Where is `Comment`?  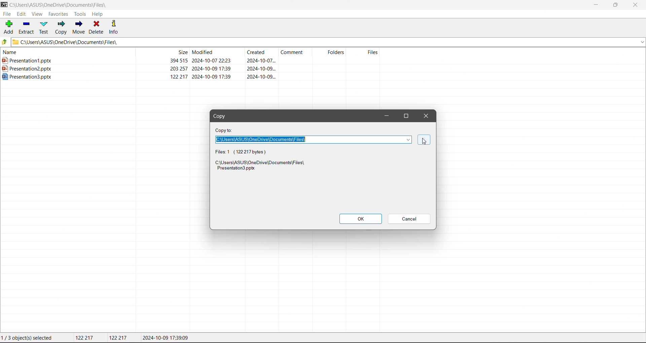 Comment is located at coordinates (297, 52).